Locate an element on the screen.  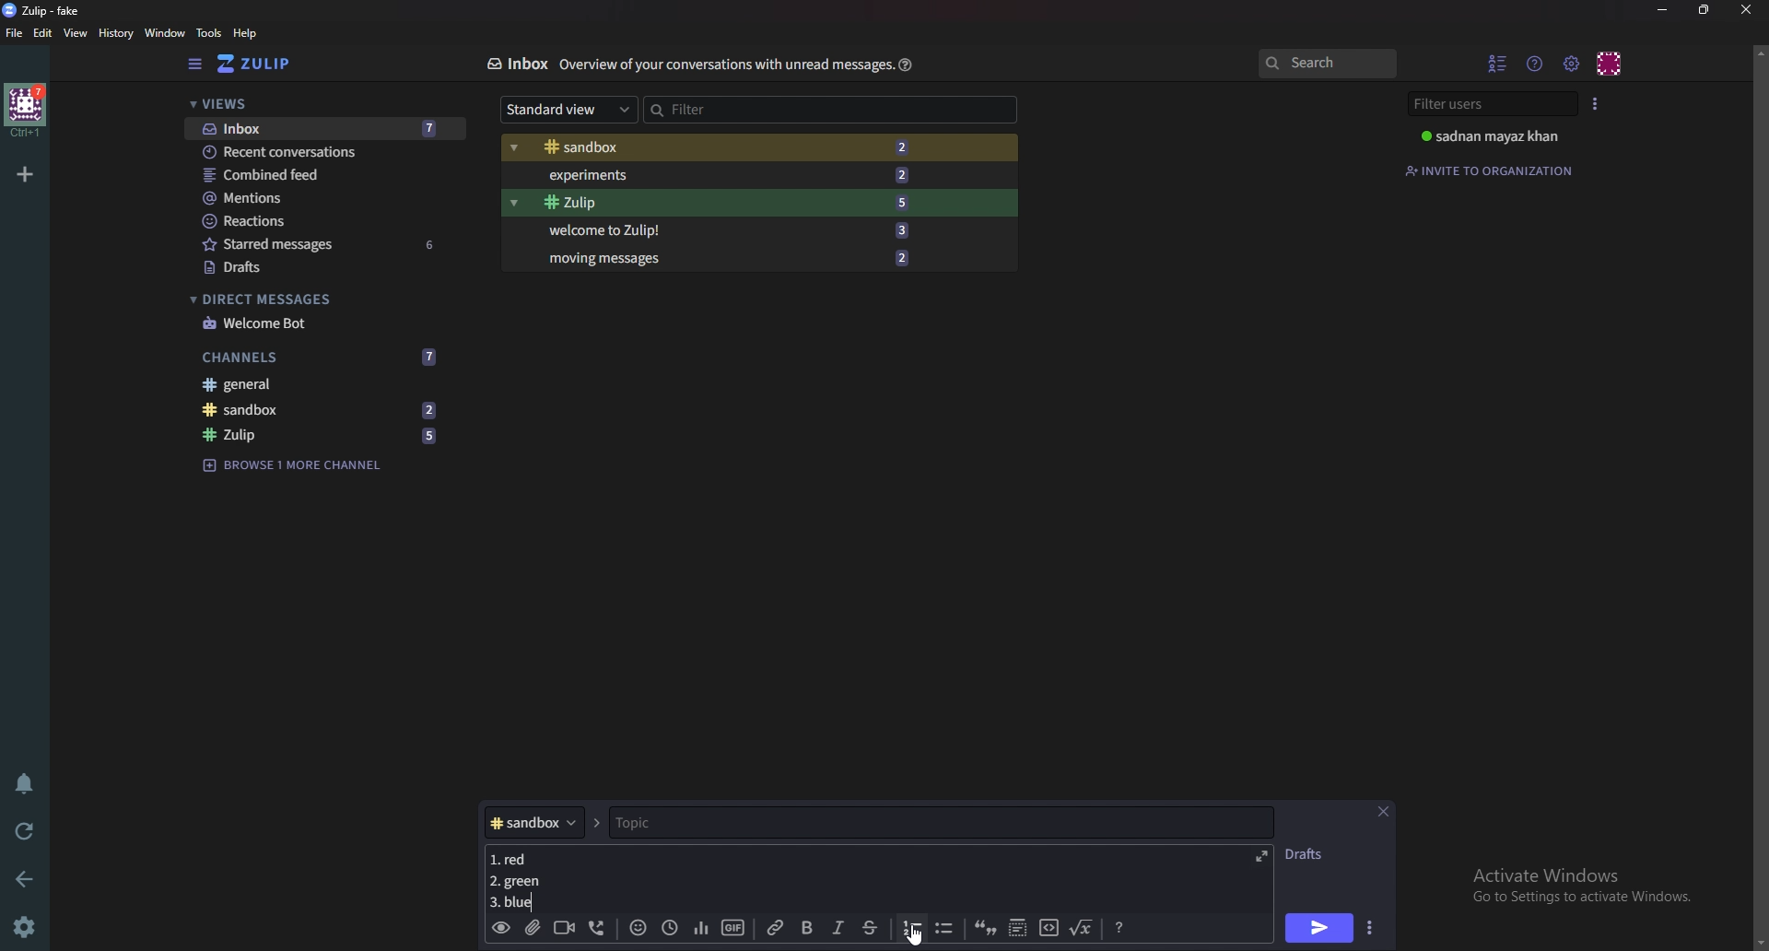
Reactions is located at coordinates (320, 219).